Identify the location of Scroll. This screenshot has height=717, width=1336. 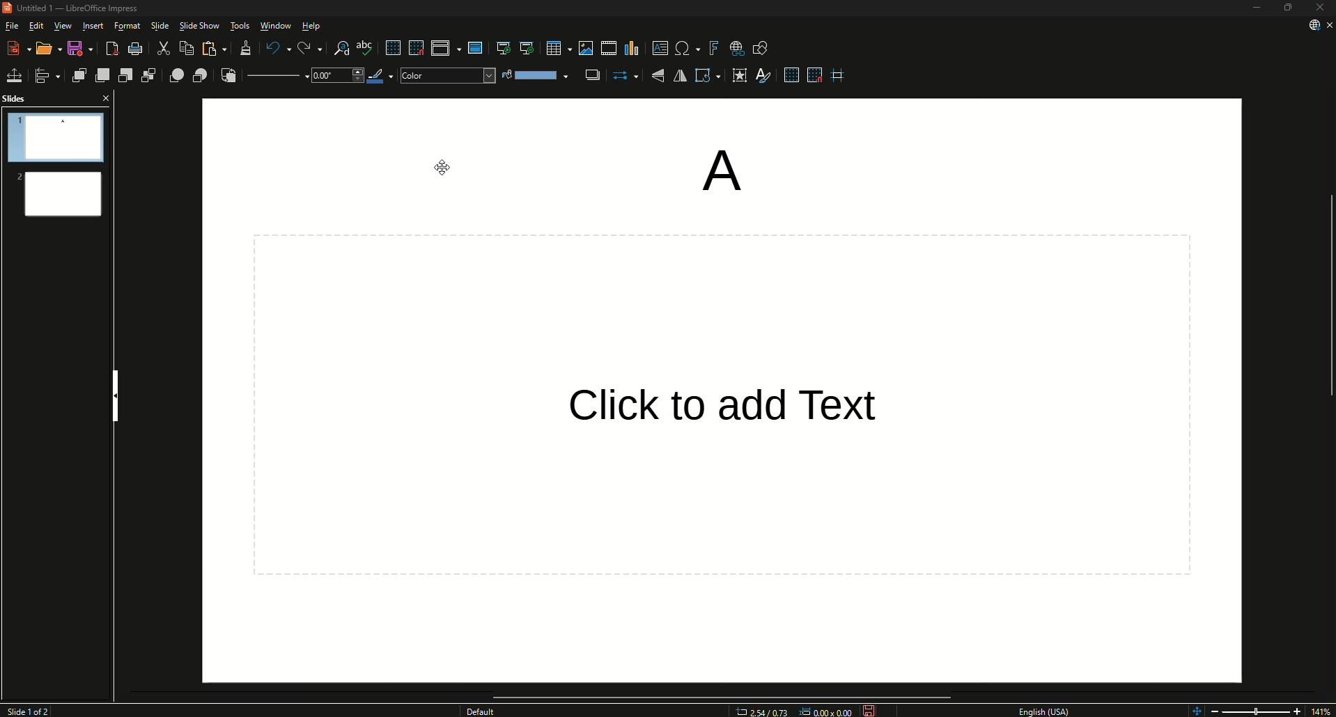
(1337, 295).